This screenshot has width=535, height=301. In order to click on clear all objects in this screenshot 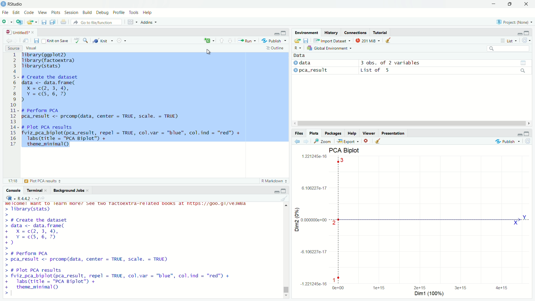, I will do `click(388, 40)`.